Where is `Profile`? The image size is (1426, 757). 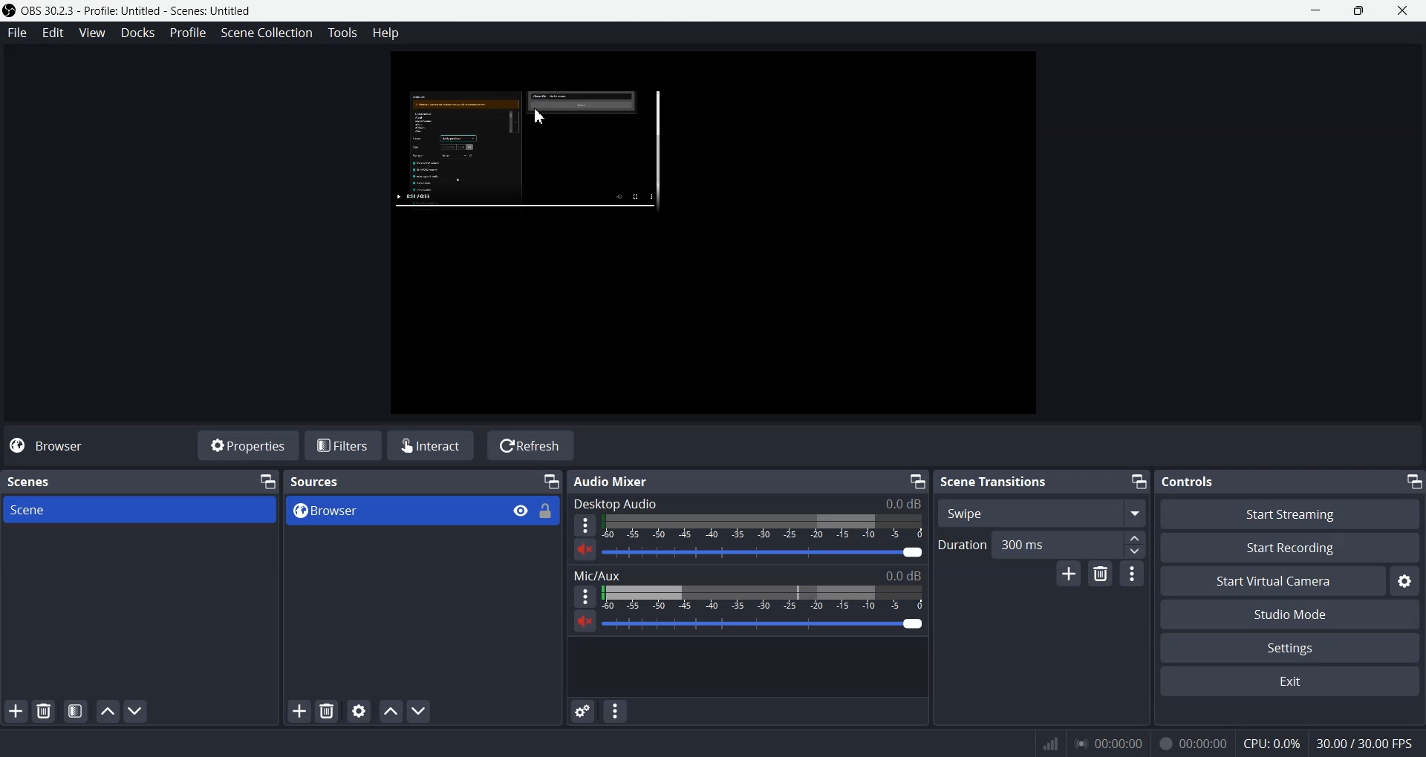 Profile is located at coordinates (189, 33).